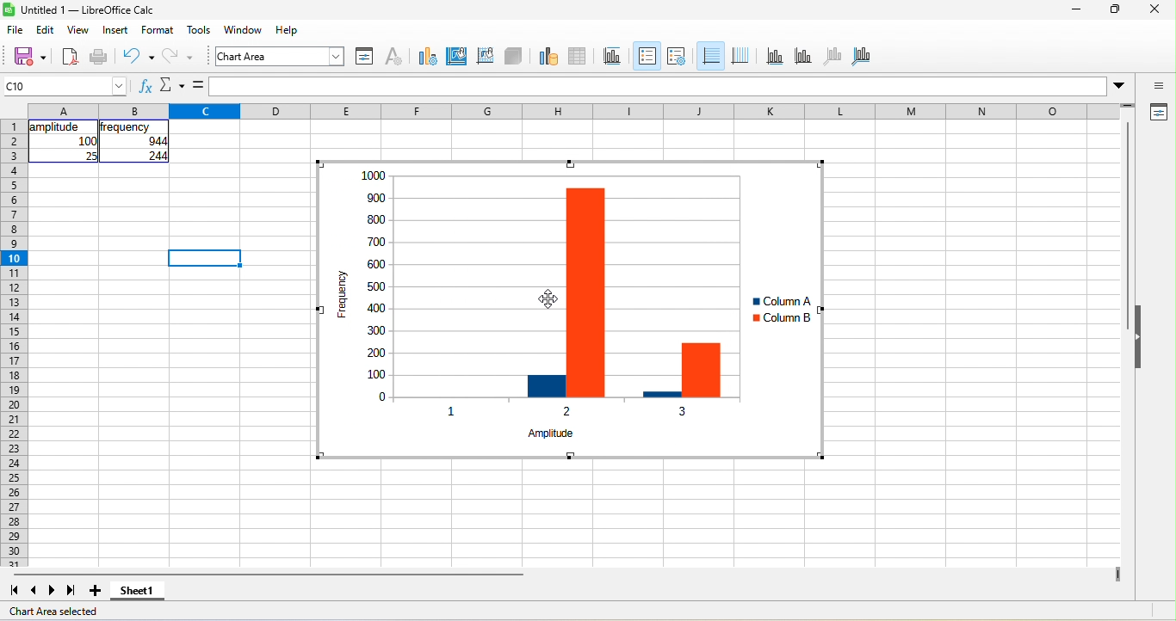 The height and width of the screenshot is (621, 1176). What do you see at coordinates (775, 57) in the screenshot?
I see `x axis` at bounding box center [775, 57].